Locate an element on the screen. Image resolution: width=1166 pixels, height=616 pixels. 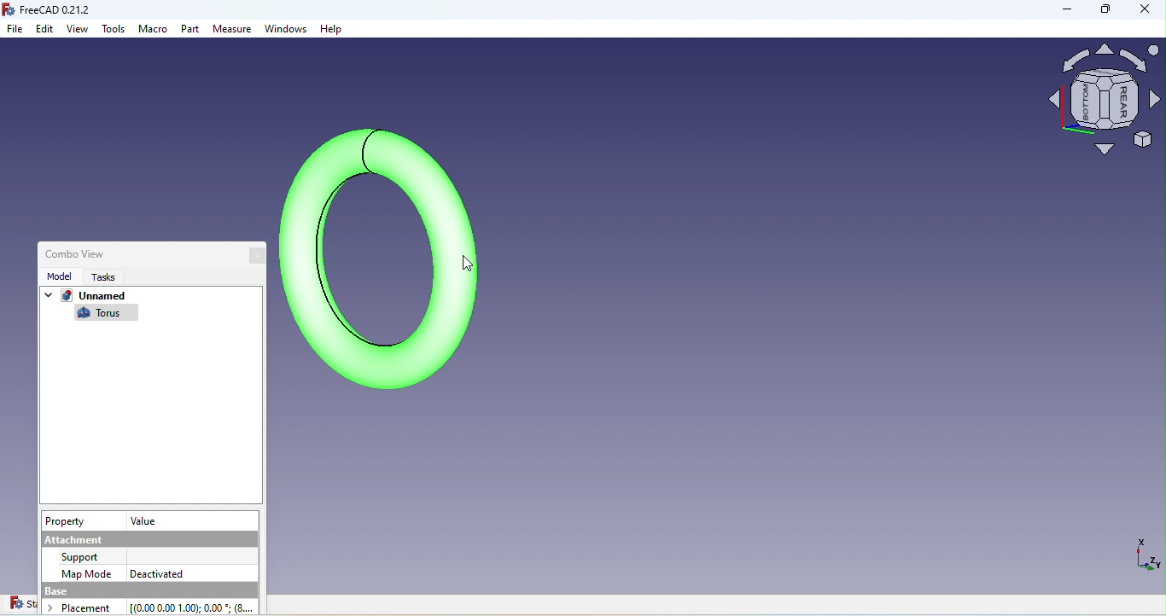
File is located at coordinates (16, 30).